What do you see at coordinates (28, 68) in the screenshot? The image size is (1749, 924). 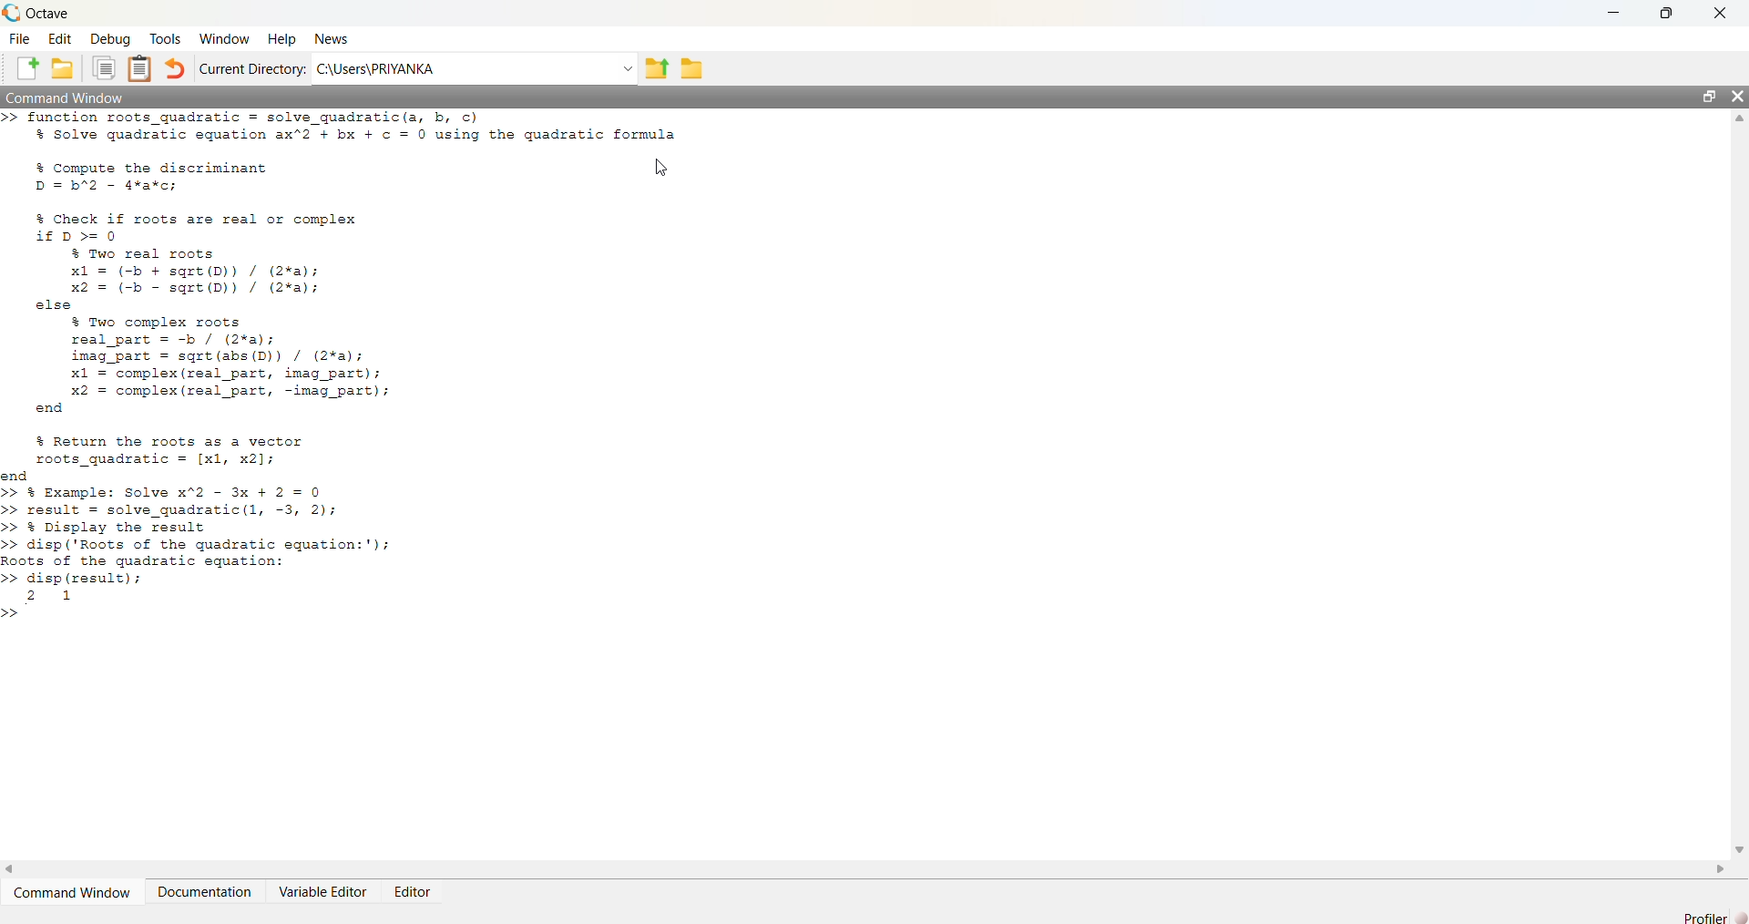 I see `New script` at bounding box center [28, 68].